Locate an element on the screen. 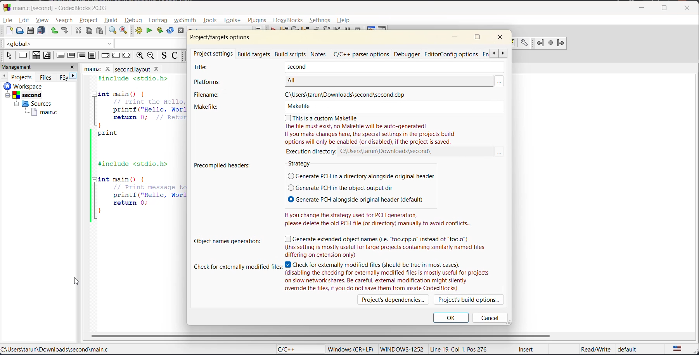 This screenshot has height=355, width=699. debug is located at coordinates (134, 20).